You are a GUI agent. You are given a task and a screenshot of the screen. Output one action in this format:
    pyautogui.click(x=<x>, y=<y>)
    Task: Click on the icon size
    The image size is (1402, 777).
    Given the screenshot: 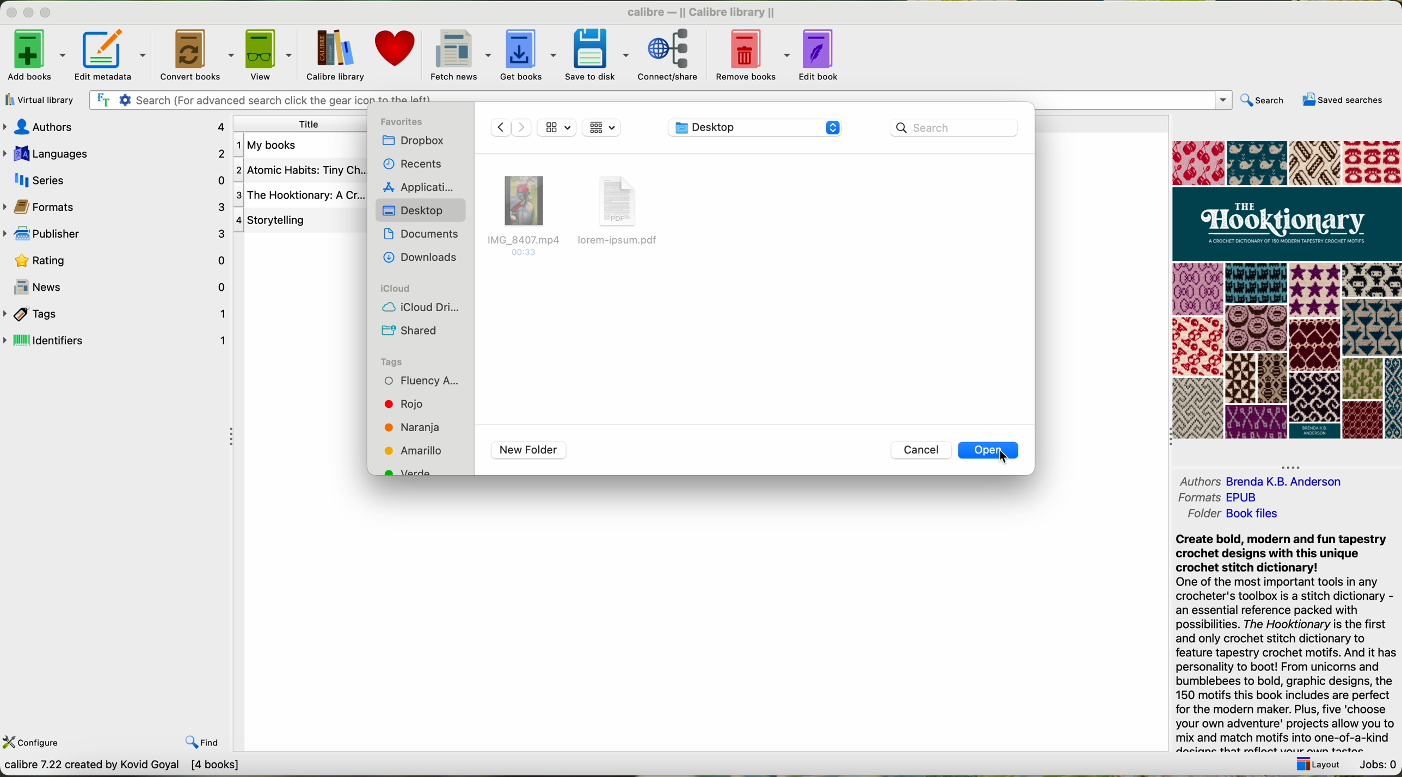 What is the action you would take?
    pyautogui.click(x=559, y=127)
    